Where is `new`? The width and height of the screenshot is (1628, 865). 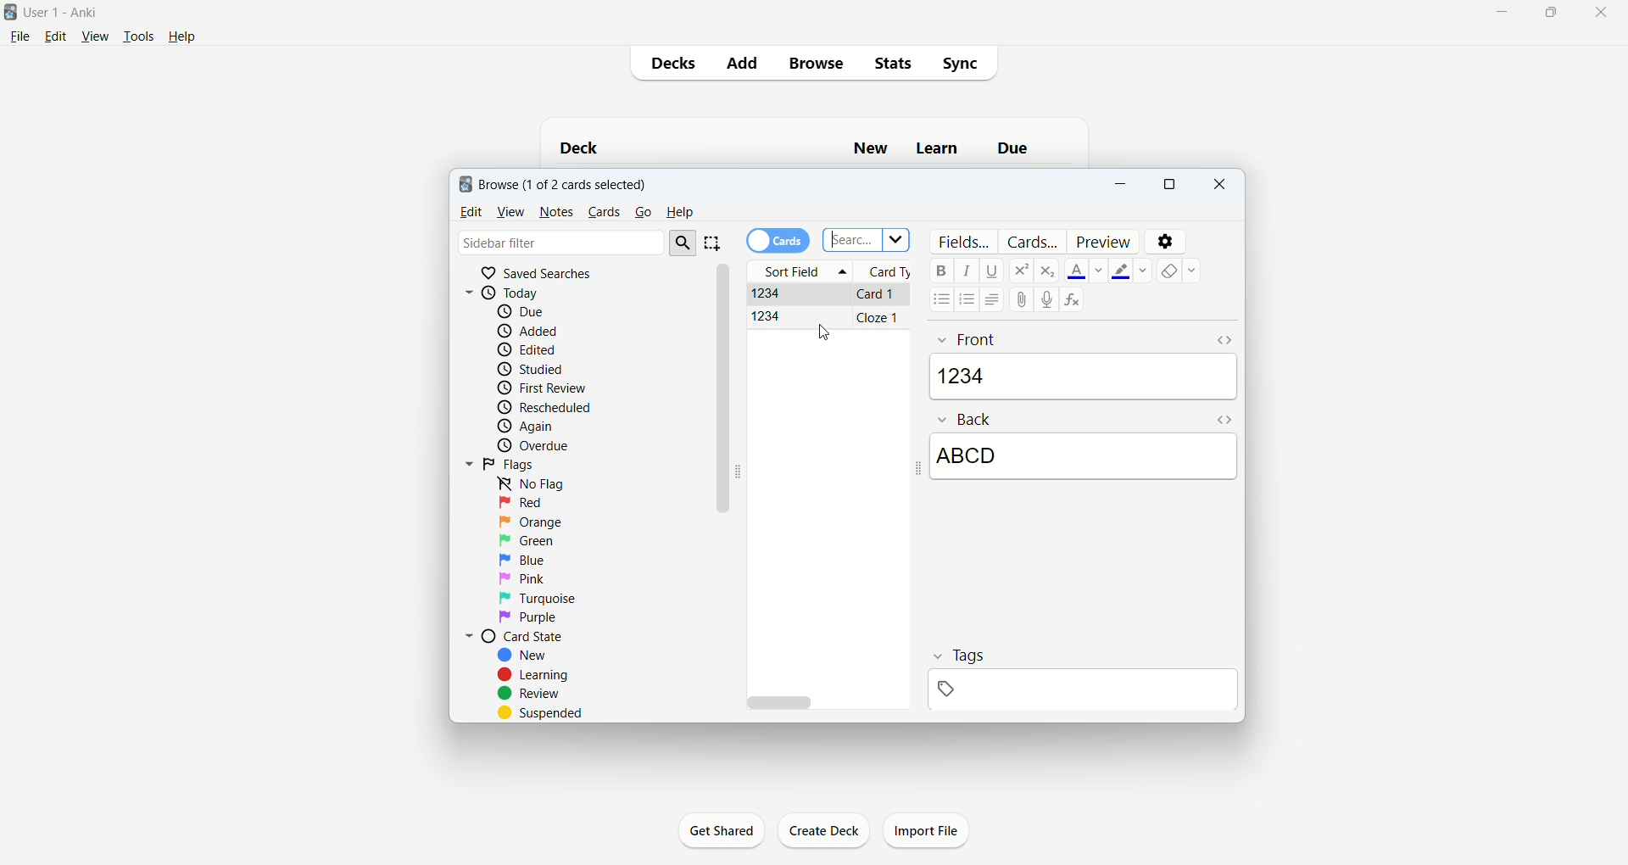
new is located at coordinates (869, 149).